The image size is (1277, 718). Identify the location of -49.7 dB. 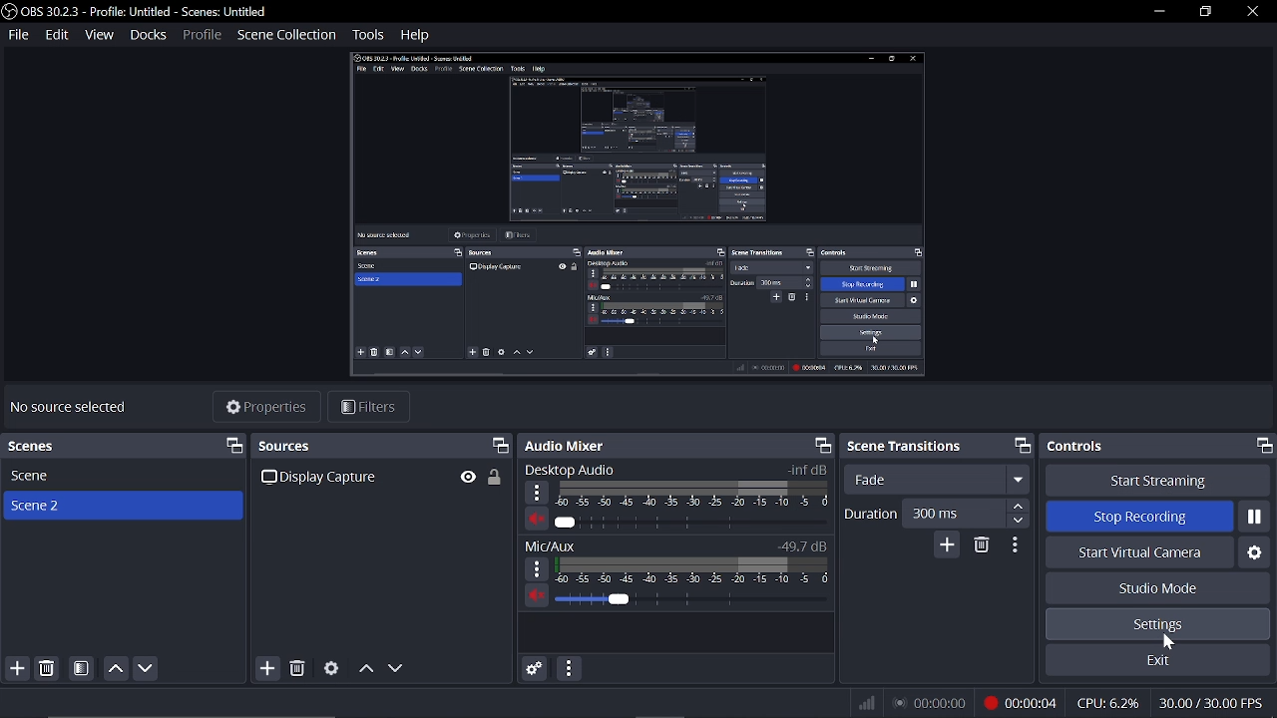
(800, 544).